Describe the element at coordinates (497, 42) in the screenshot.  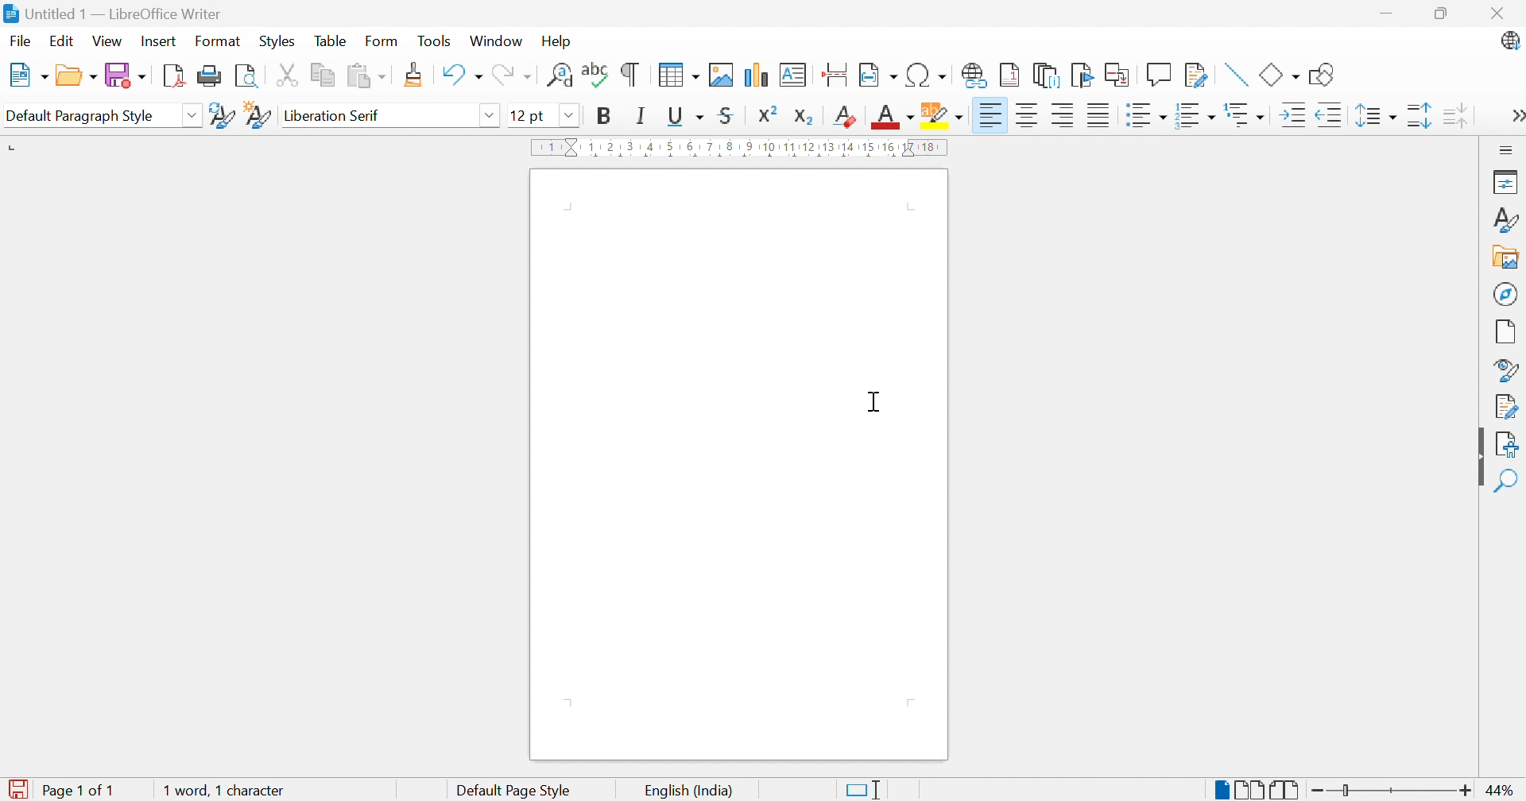
I see `Window` at that location.